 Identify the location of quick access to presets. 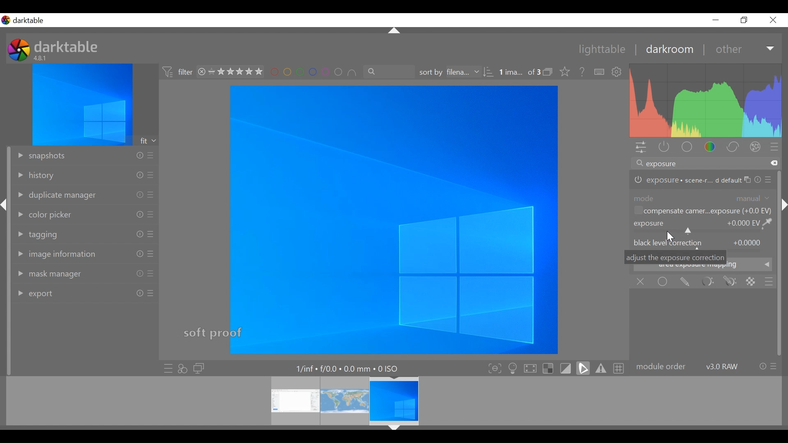
(165, 368).